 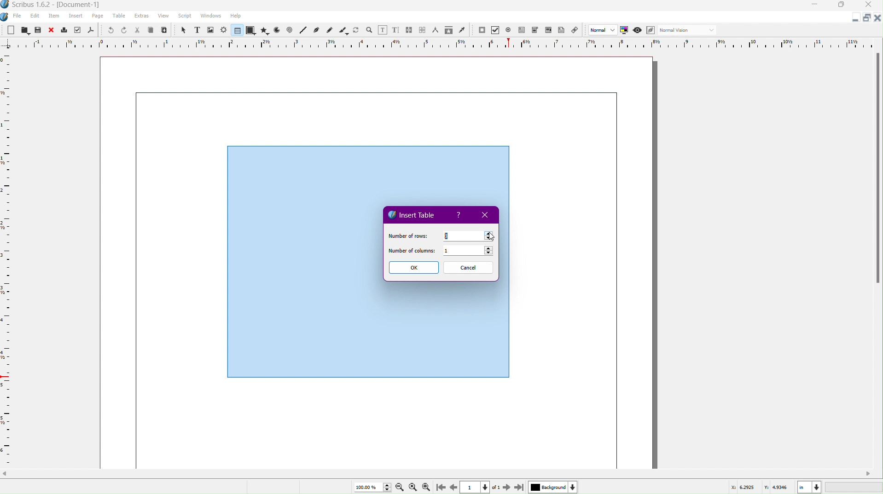 What do you see at coordinates (6, 16) in the screenshot?
I see `Logo` at bounding box center [6, 16].